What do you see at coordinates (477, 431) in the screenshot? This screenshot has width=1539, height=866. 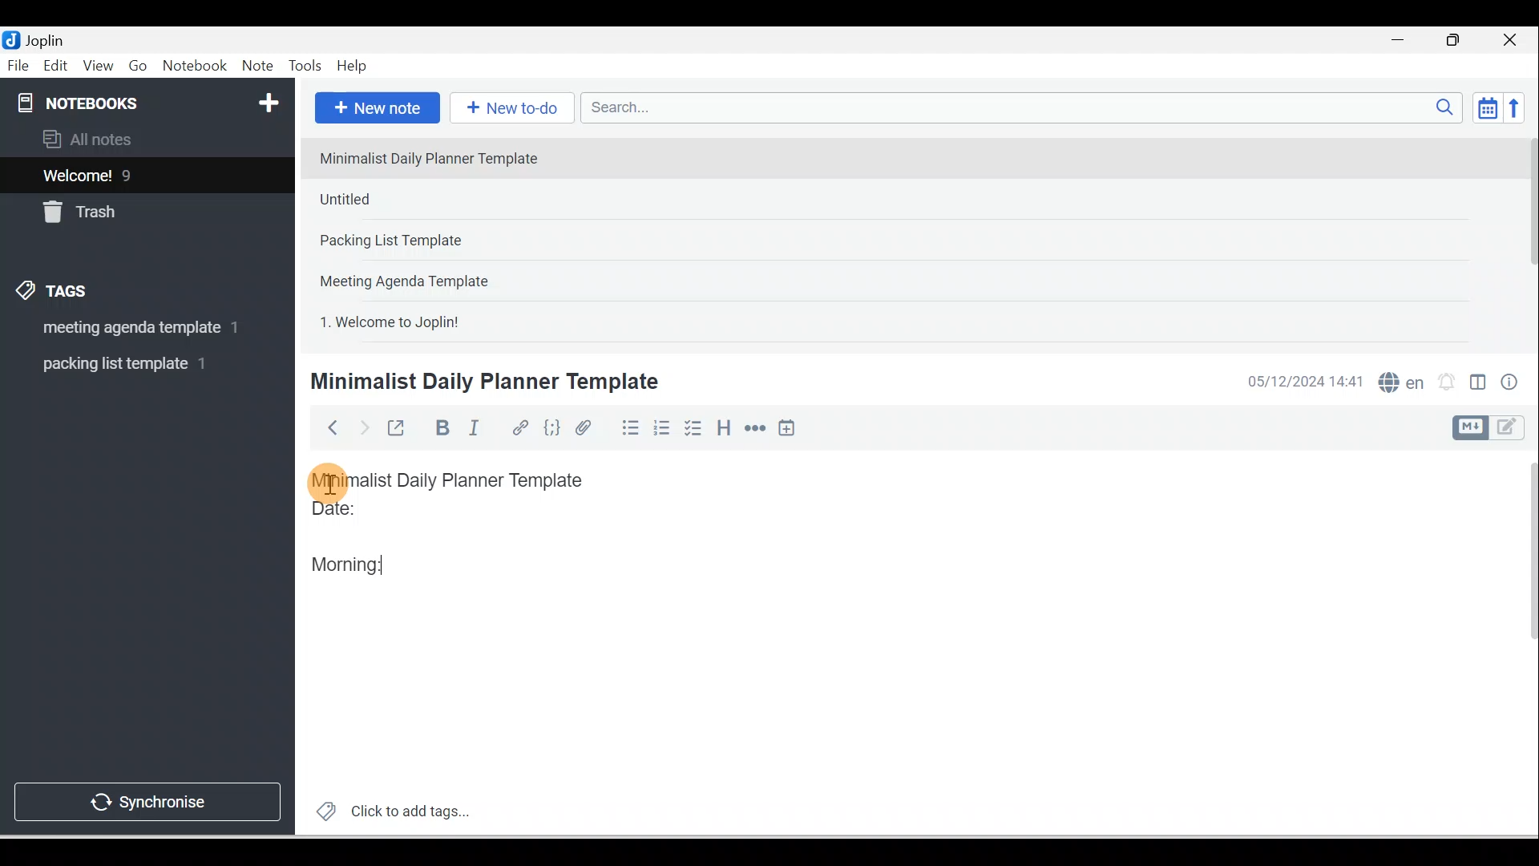 I see `Italic` at bounding box center [477, 431].